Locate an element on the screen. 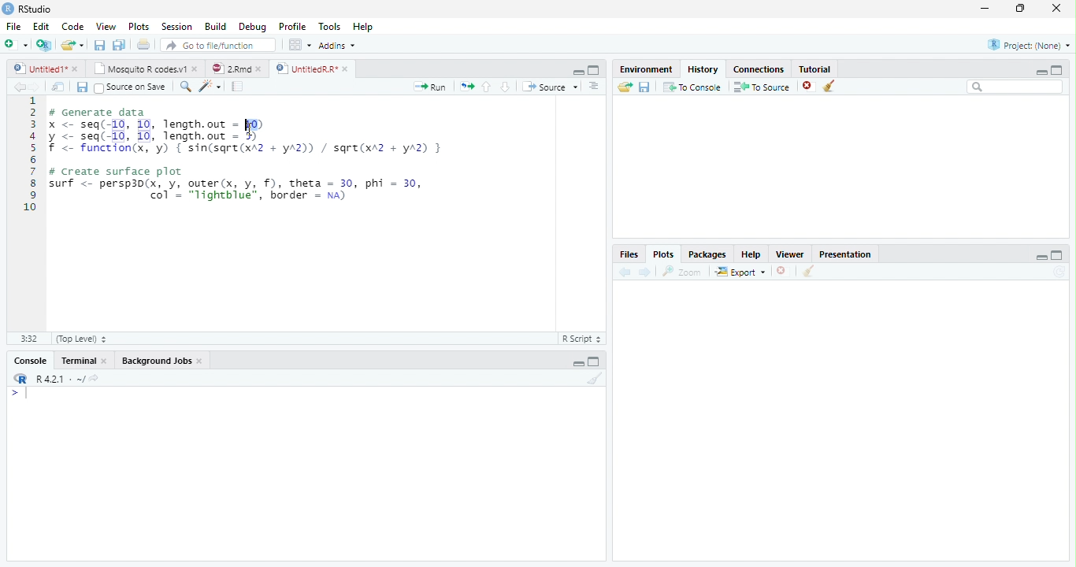  RStudio is located at coordinates (27, 9).